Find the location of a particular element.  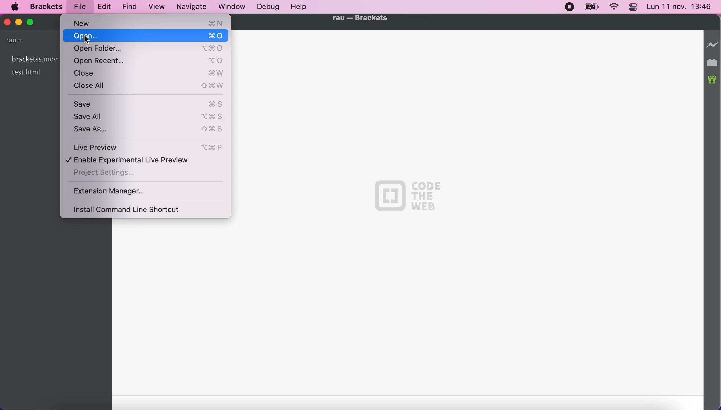

save all is located at coordinates (147, 117).